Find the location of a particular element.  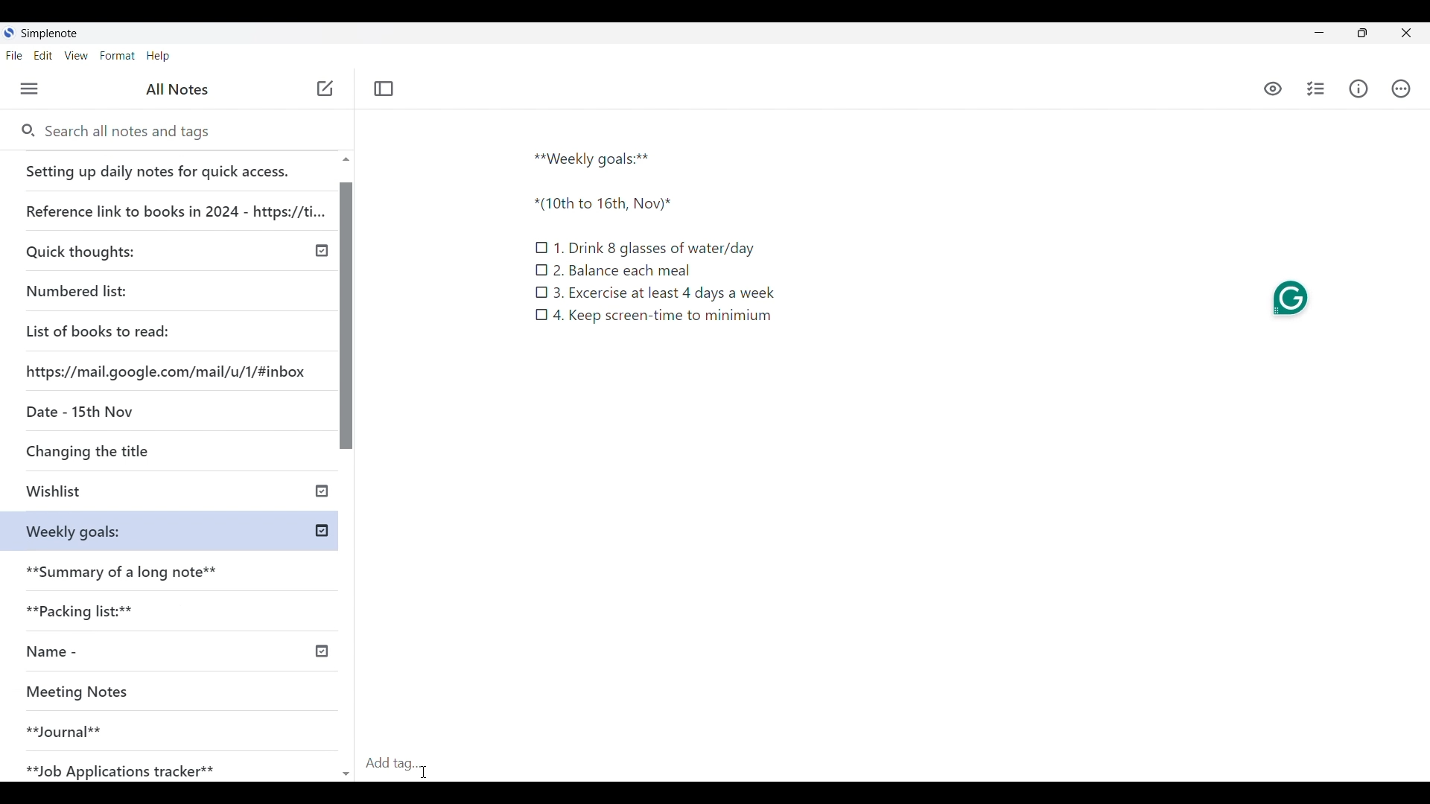

Software note is located at coordinates (51, 33).